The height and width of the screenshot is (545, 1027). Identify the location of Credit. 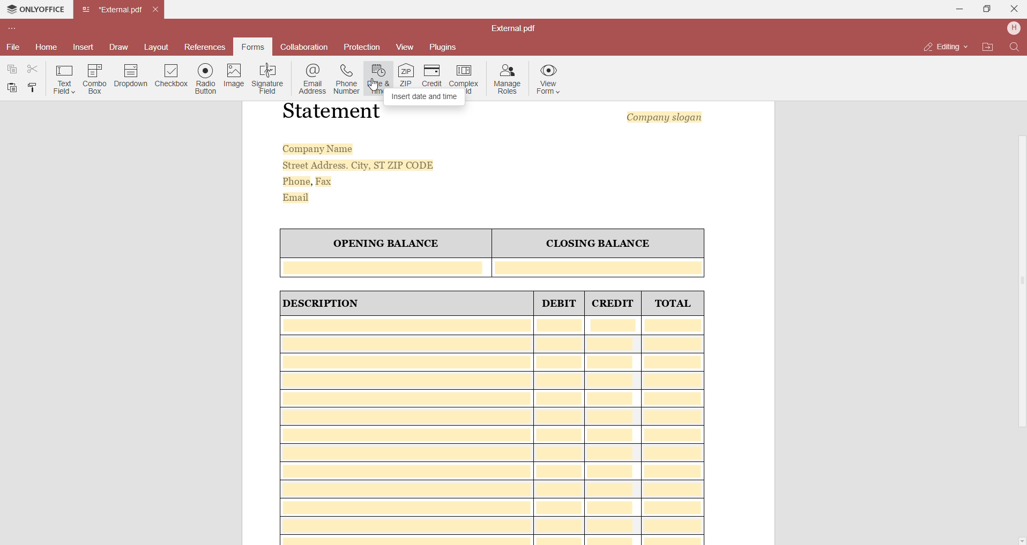
(433, 75).